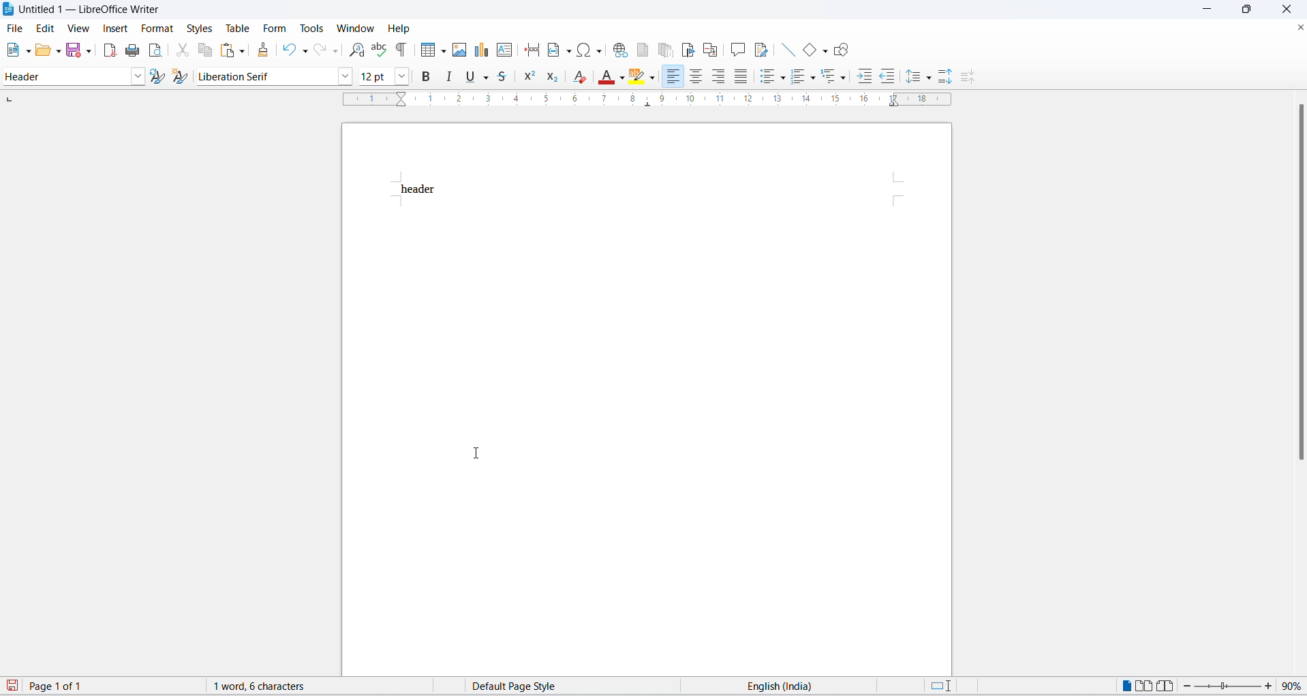 The image size is (1307, 696). What do you see at coordinates (28, 50) in the screenshot?
I see `file  options` at bounding box center [28, 50].